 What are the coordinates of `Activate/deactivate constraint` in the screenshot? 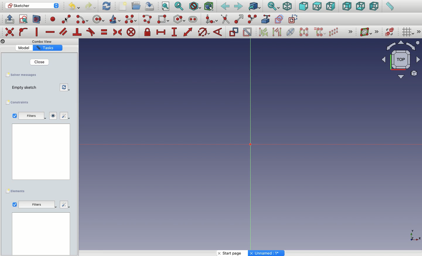 It's located at (248, 32).